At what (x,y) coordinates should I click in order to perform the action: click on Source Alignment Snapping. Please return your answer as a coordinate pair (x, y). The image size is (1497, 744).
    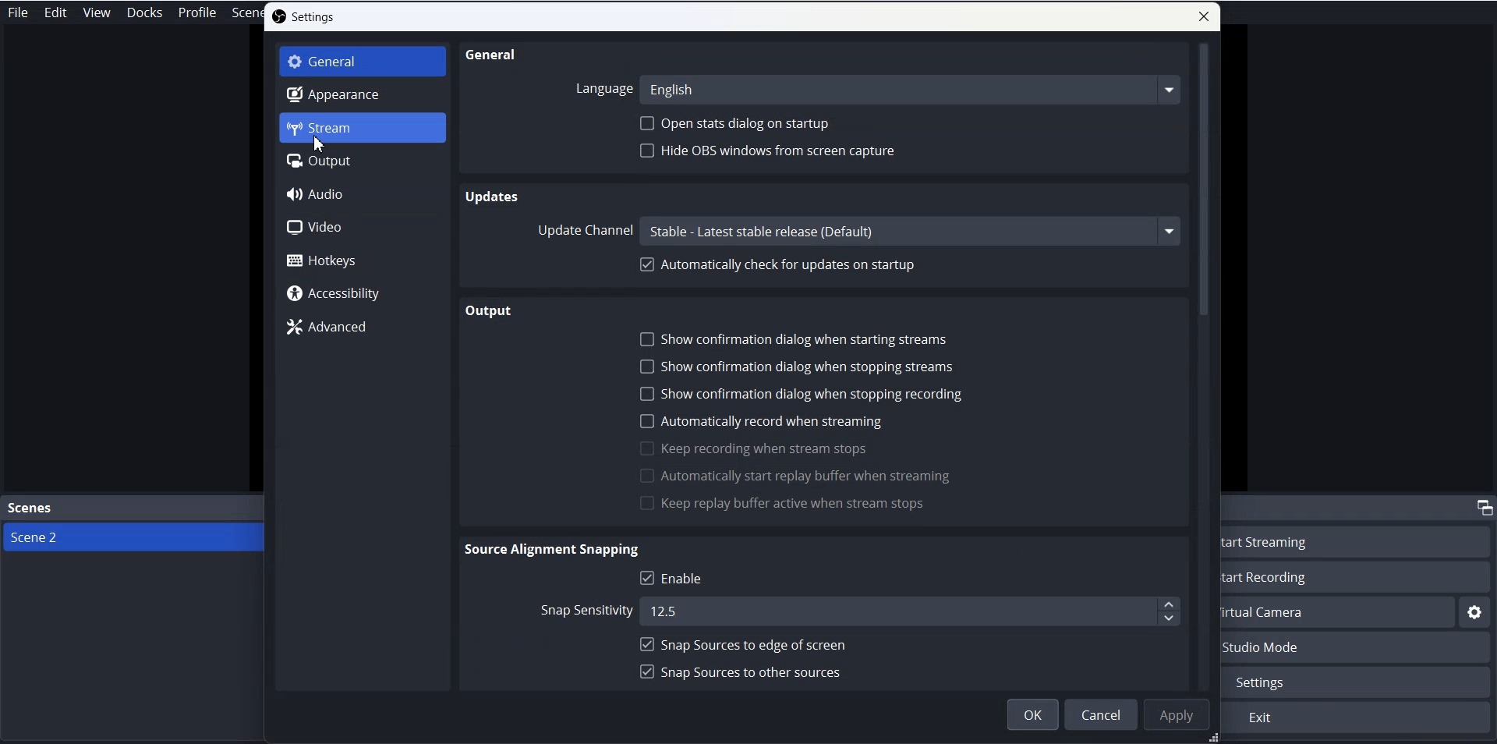
    Looking at the image, I should click on (554, 550).